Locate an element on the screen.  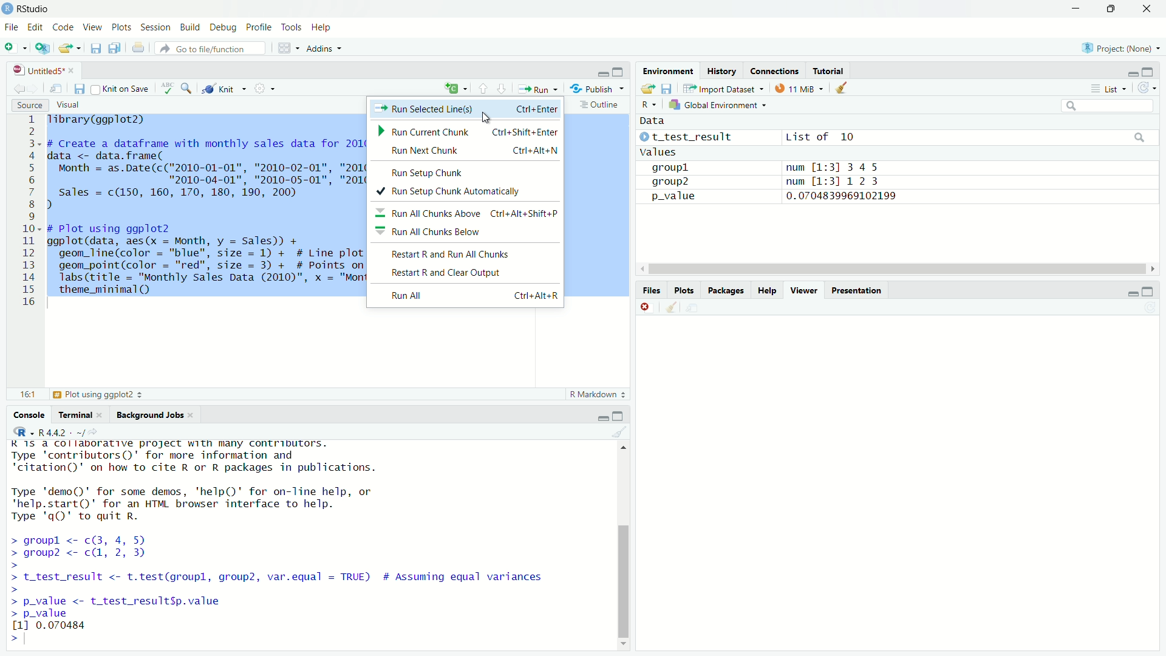
les Plots is located at coordinates (683, 290).